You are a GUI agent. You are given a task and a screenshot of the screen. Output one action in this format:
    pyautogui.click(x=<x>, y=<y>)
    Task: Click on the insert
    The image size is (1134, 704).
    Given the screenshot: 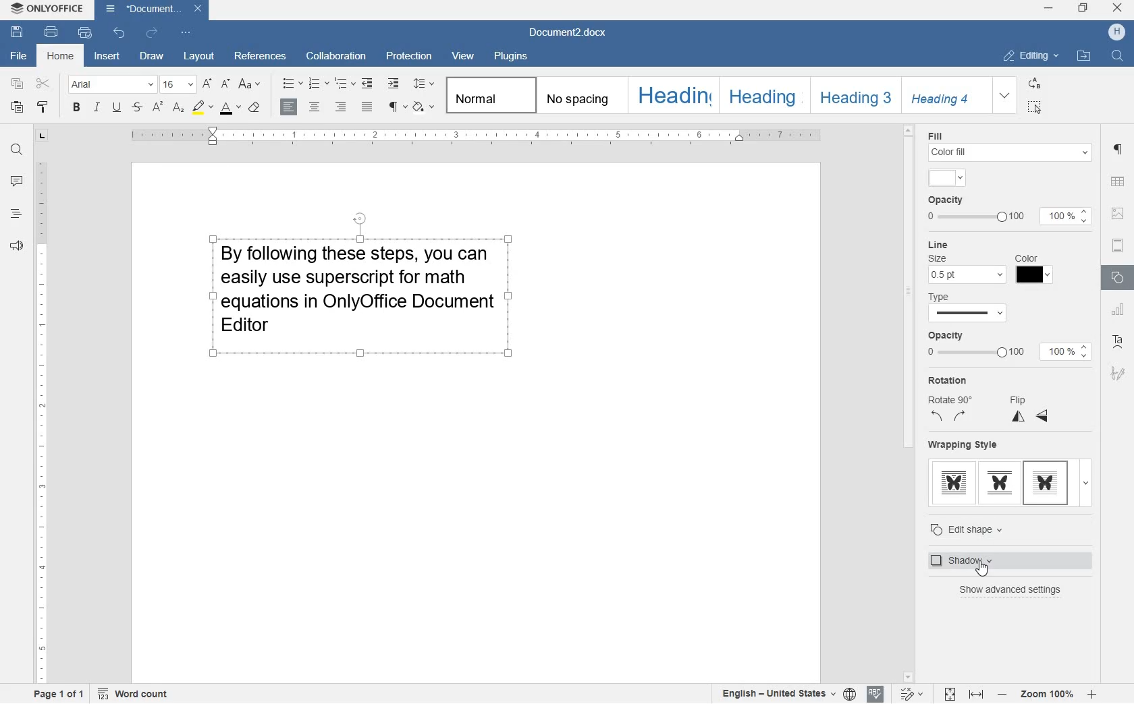 What is the action you would take?
    pyautogui.click(x=107, y=57)
    